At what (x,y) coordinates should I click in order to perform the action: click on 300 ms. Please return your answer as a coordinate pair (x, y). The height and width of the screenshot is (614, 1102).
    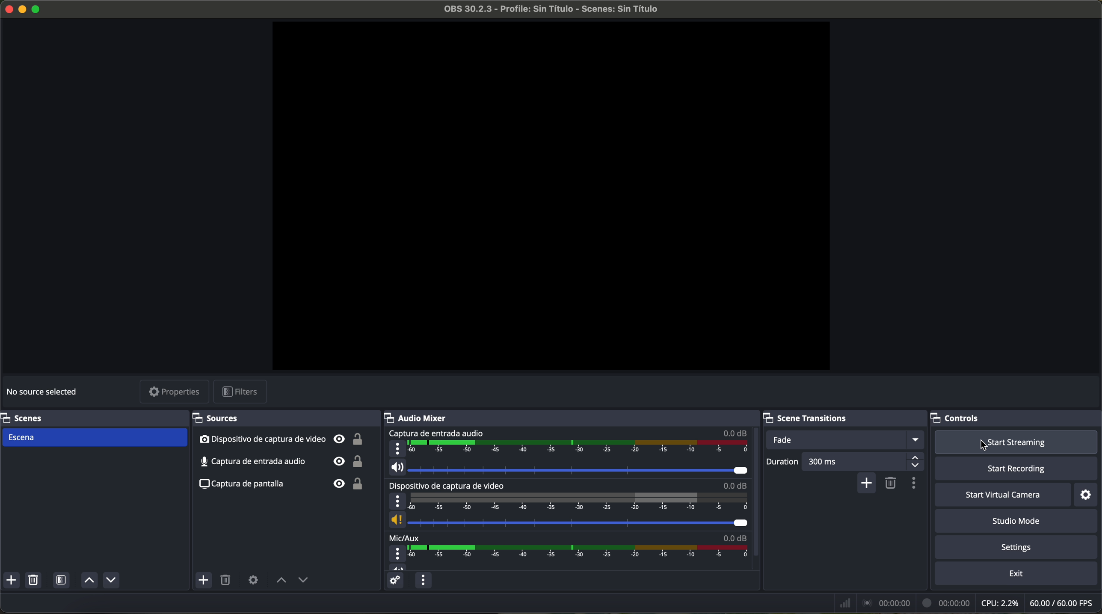
    Looking at the image, I should click on (862, 462).